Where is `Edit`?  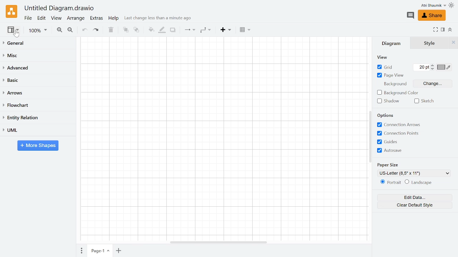
Edit is located at coordinates (41, 19).